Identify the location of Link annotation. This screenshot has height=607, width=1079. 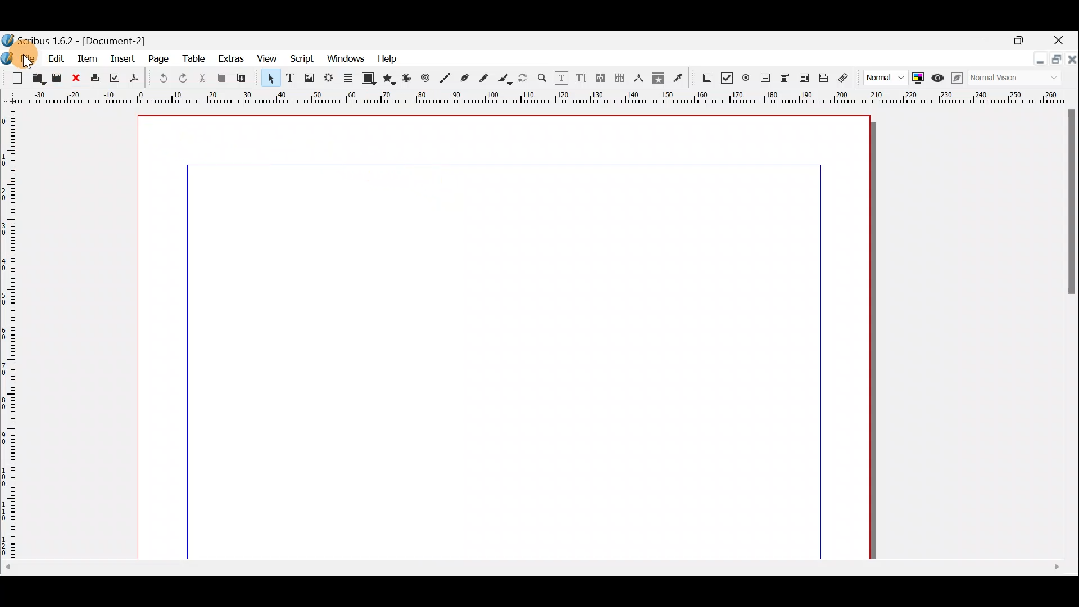
(842, 79).